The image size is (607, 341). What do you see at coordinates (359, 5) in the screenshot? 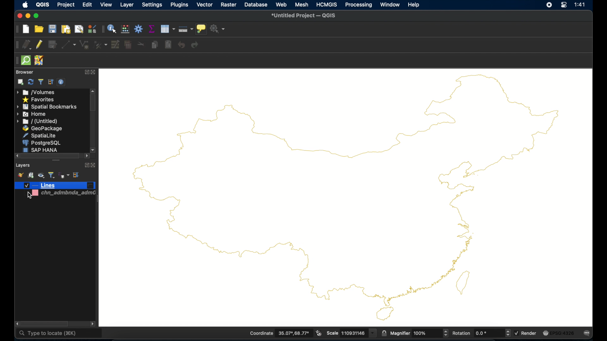
I see `processing ` at bounding box center [359, 5].